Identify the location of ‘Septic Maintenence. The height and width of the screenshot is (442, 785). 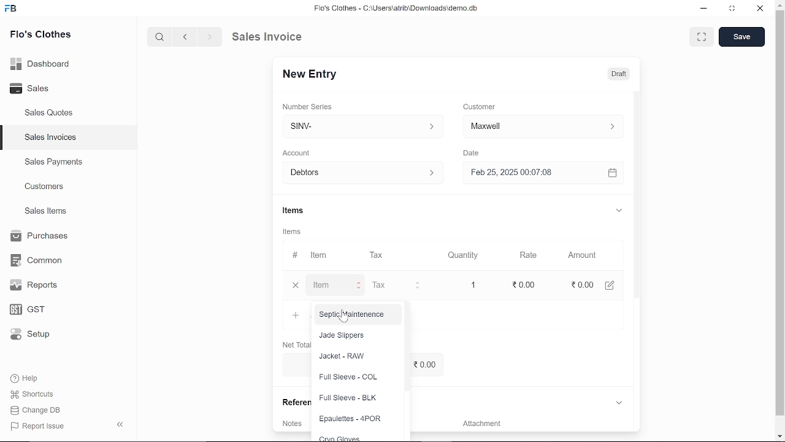
(352, 314).